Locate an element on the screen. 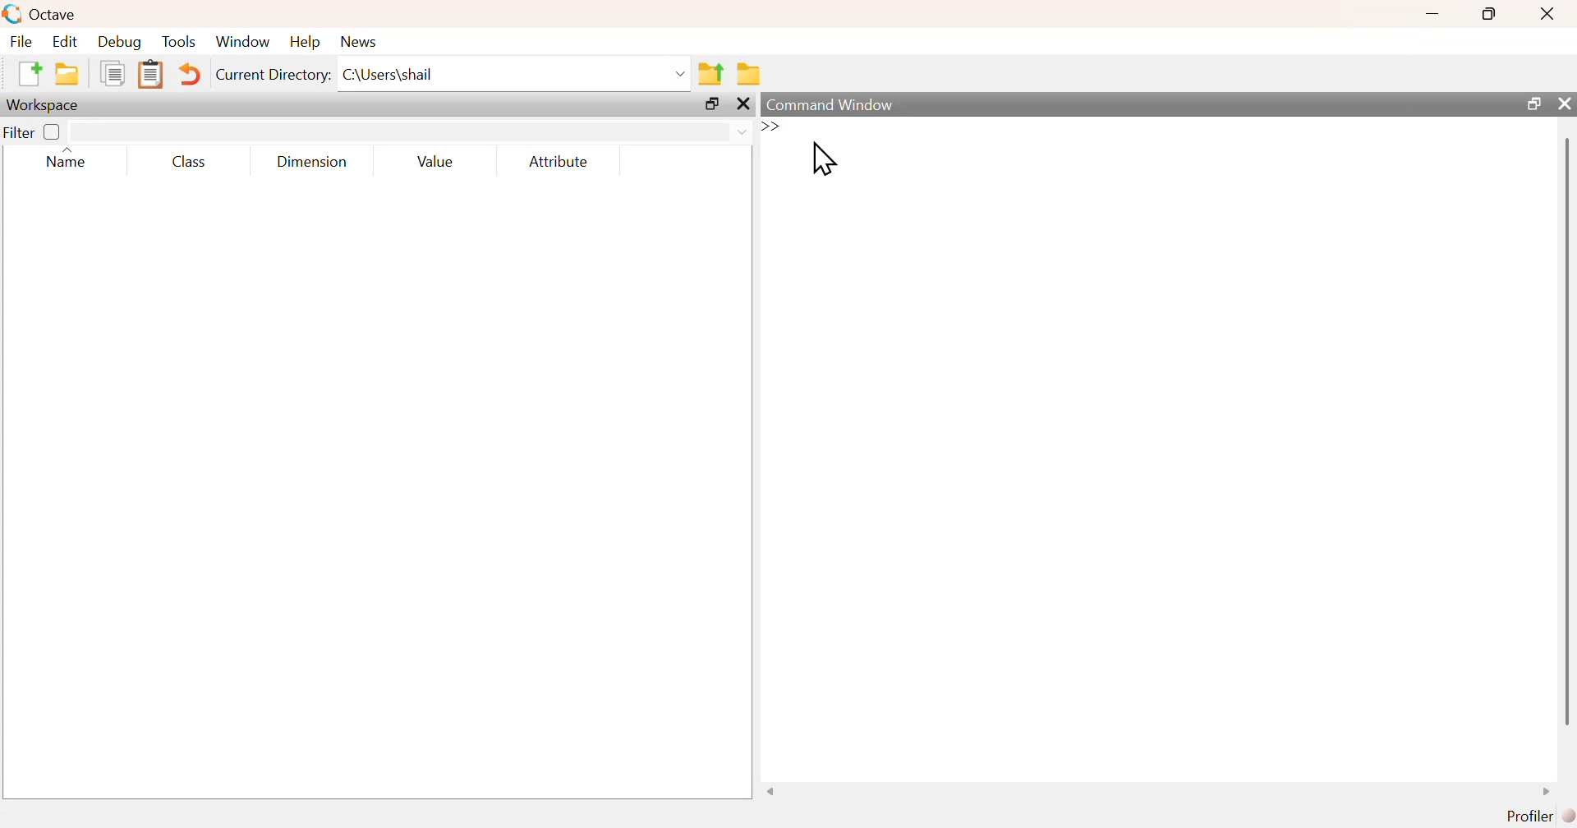  Profiler is located at coordinates (1540, 816).